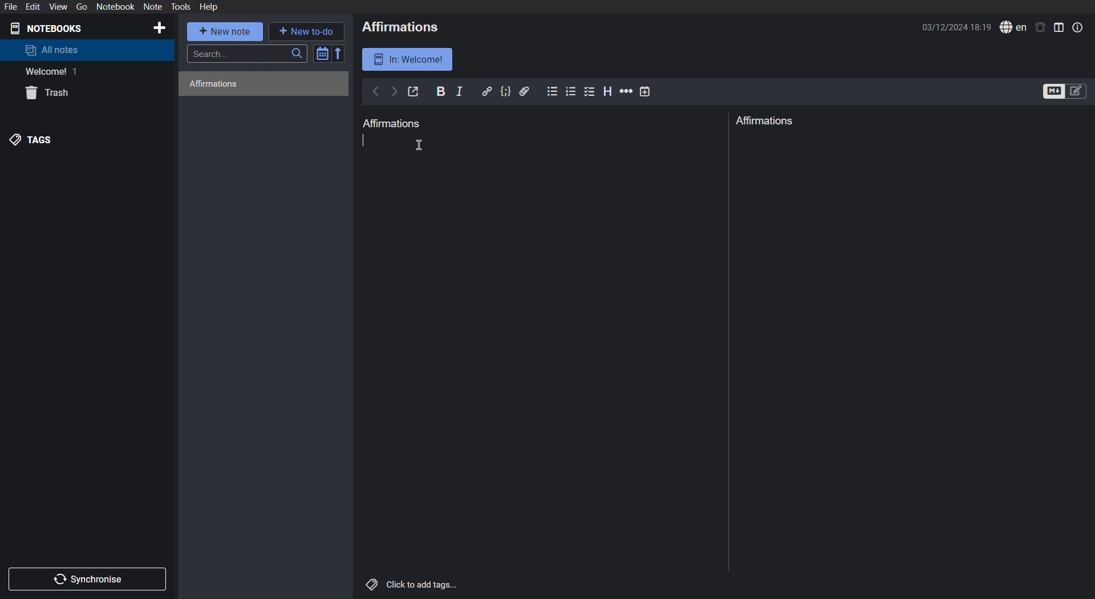 The width and height of the screenshot is (1095, 599). Describe the element at coordinates (1013, 27) in the screenshot. I see `English` at that location.